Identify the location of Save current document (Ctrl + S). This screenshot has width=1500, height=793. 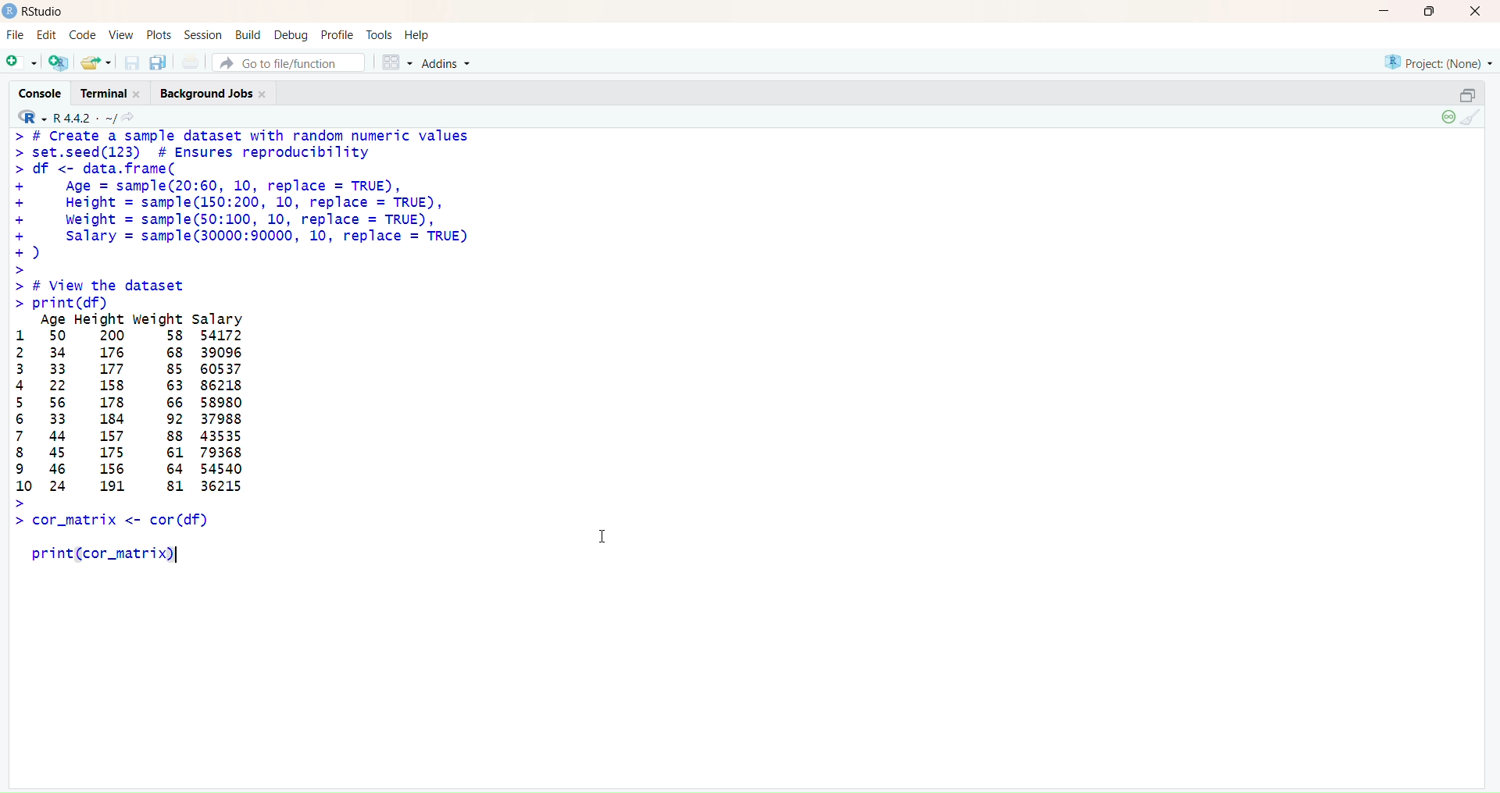
(130, 62).